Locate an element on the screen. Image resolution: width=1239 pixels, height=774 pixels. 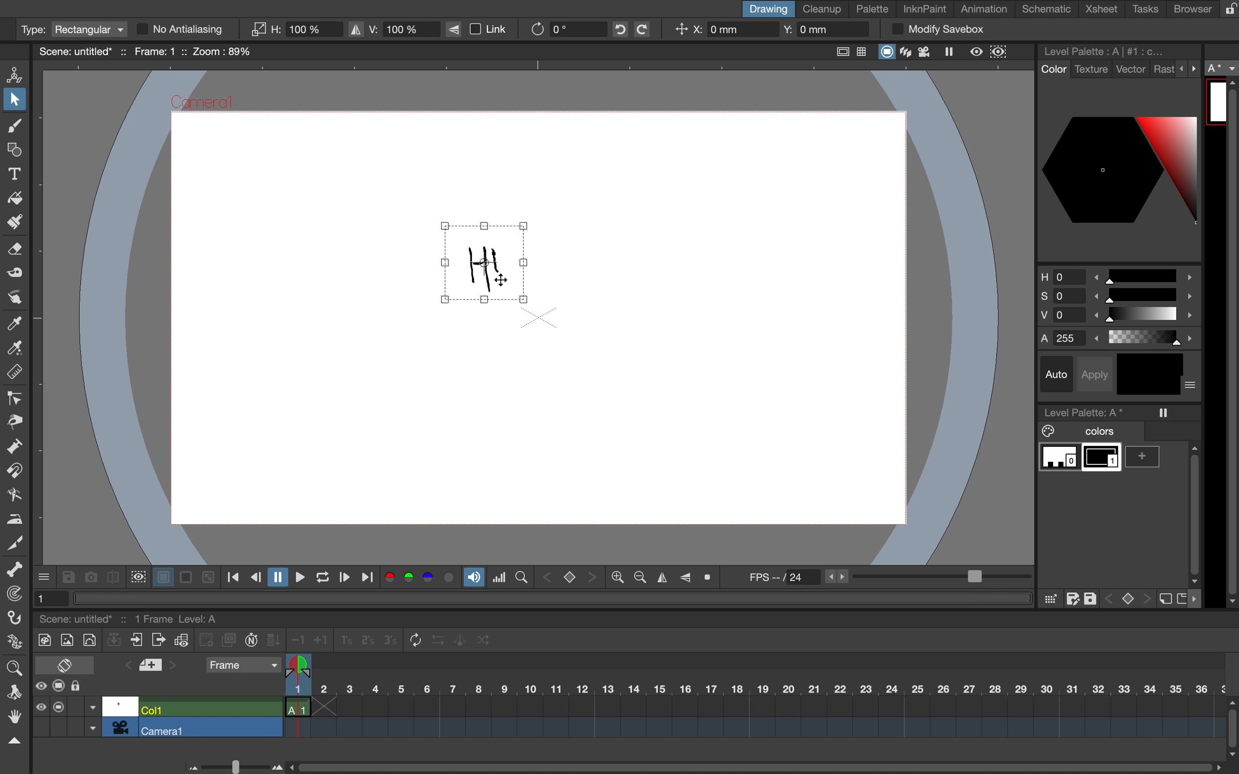
horizontal scaling is located at coordinates (296, 29).